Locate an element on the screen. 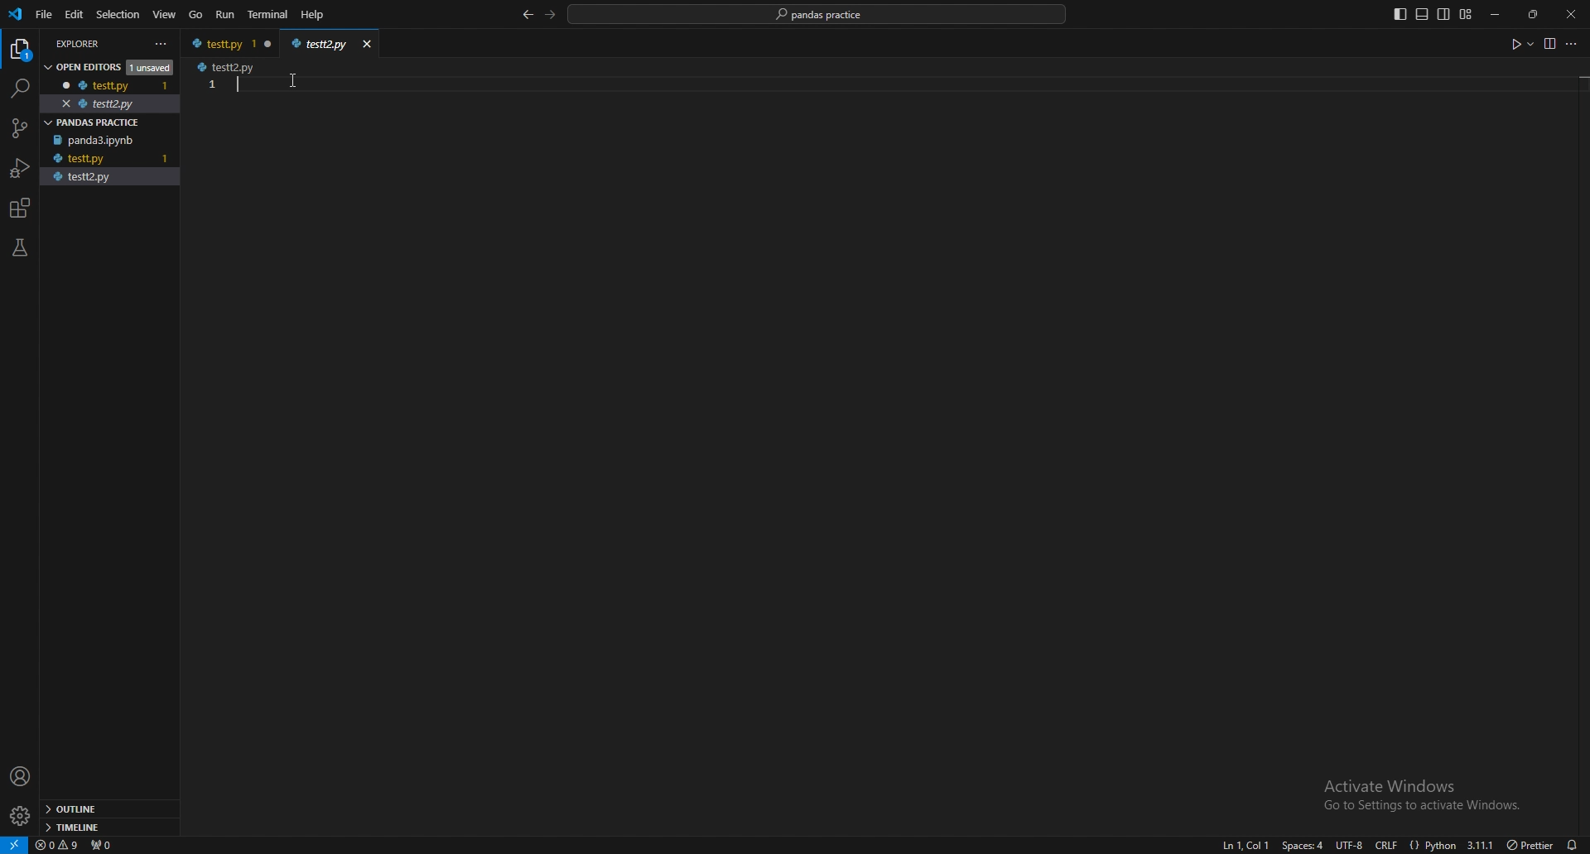 The width and height of the screenshot is (1590, 854). {} Python 3.11.1 is located at coordinates (1452, 842).